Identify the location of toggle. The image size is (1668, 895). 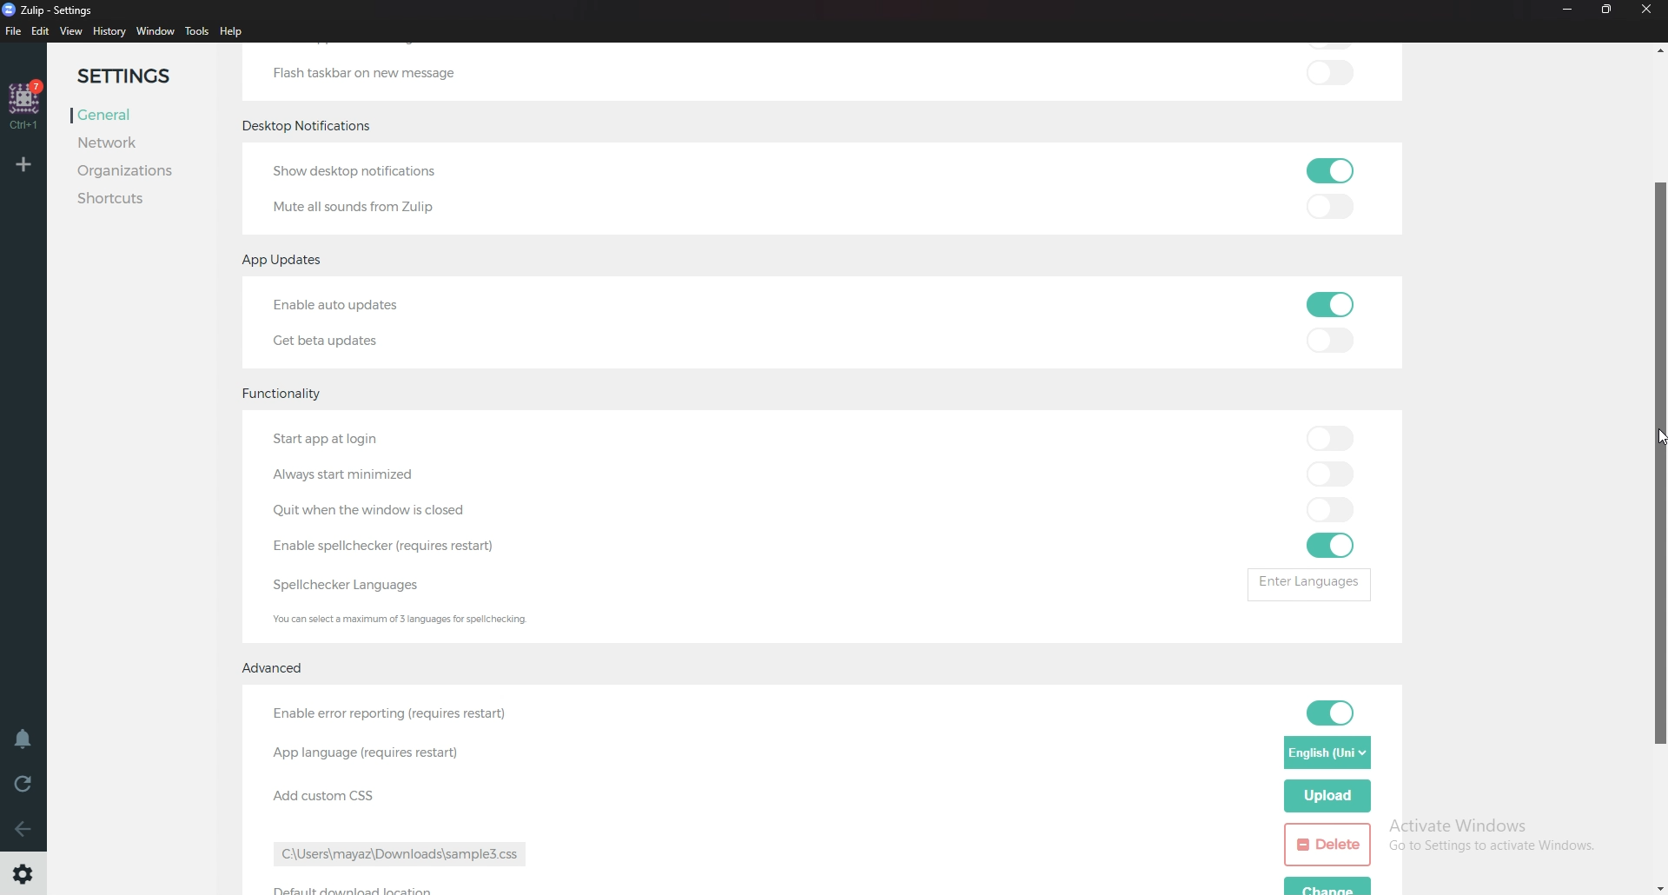
(1330, 474).